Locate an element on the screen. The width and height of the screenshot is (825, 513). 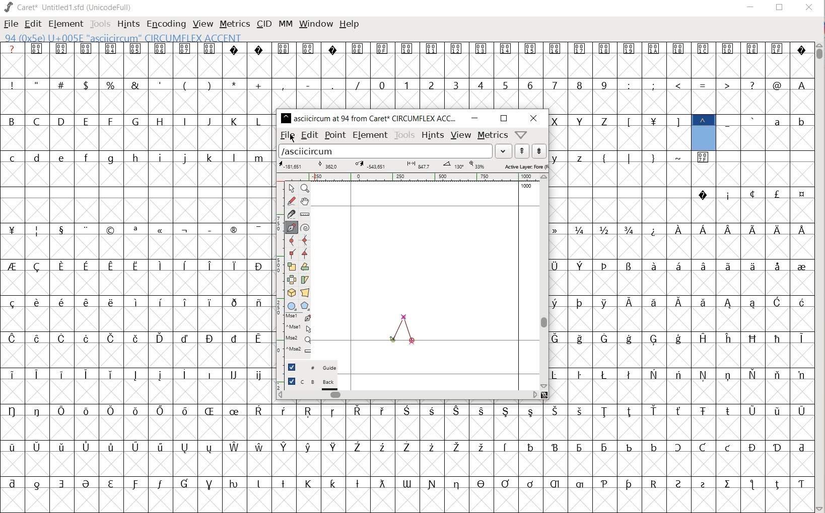
Add a corner point is located at coordinates (291, 253).